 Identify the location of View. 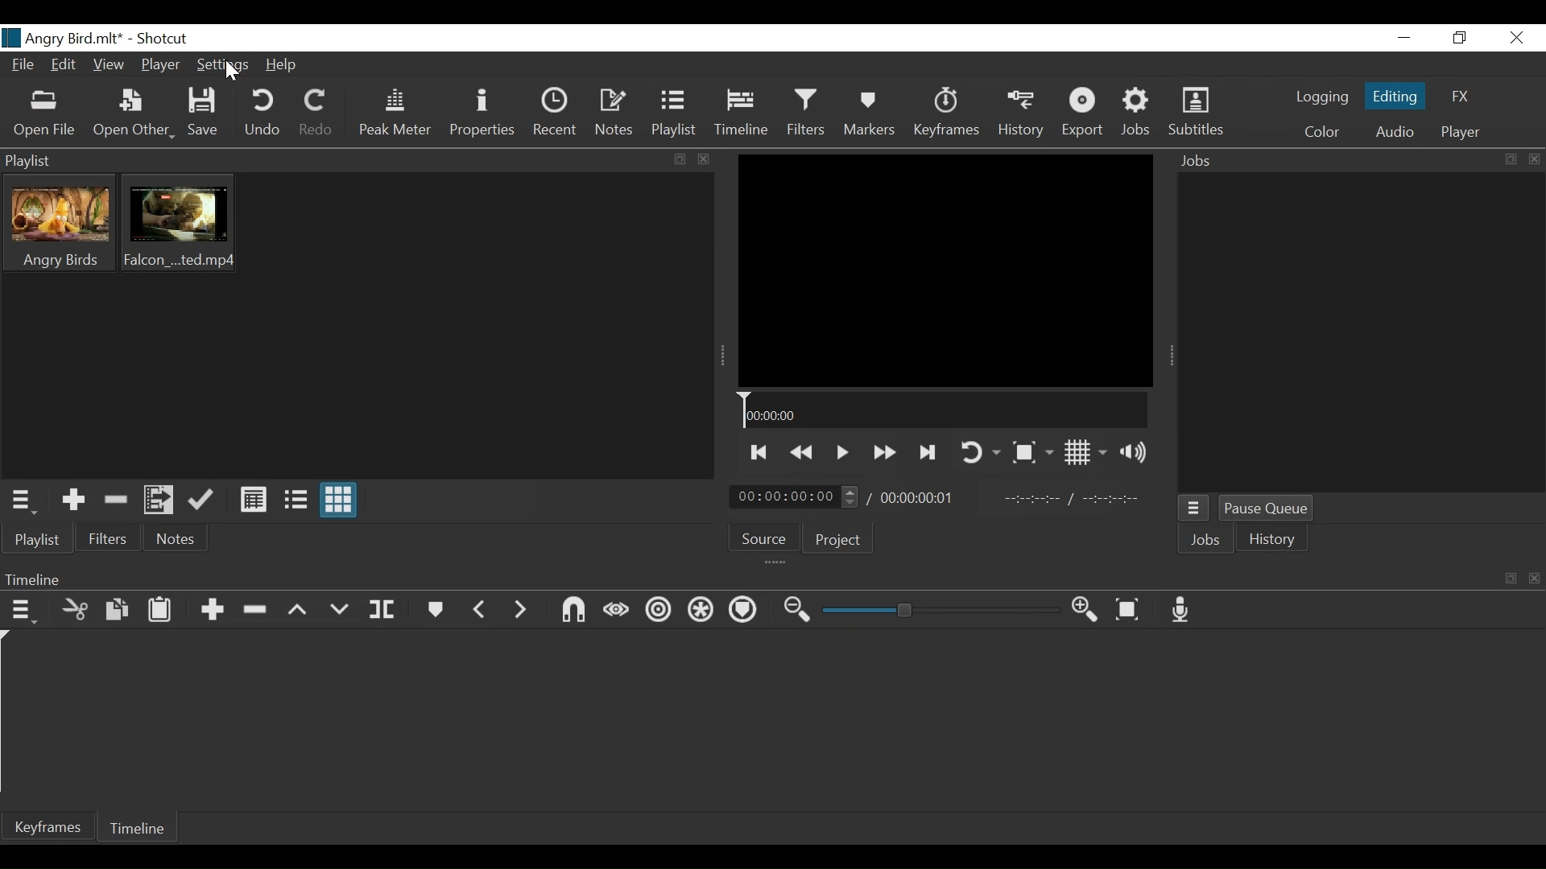
(110, 64).